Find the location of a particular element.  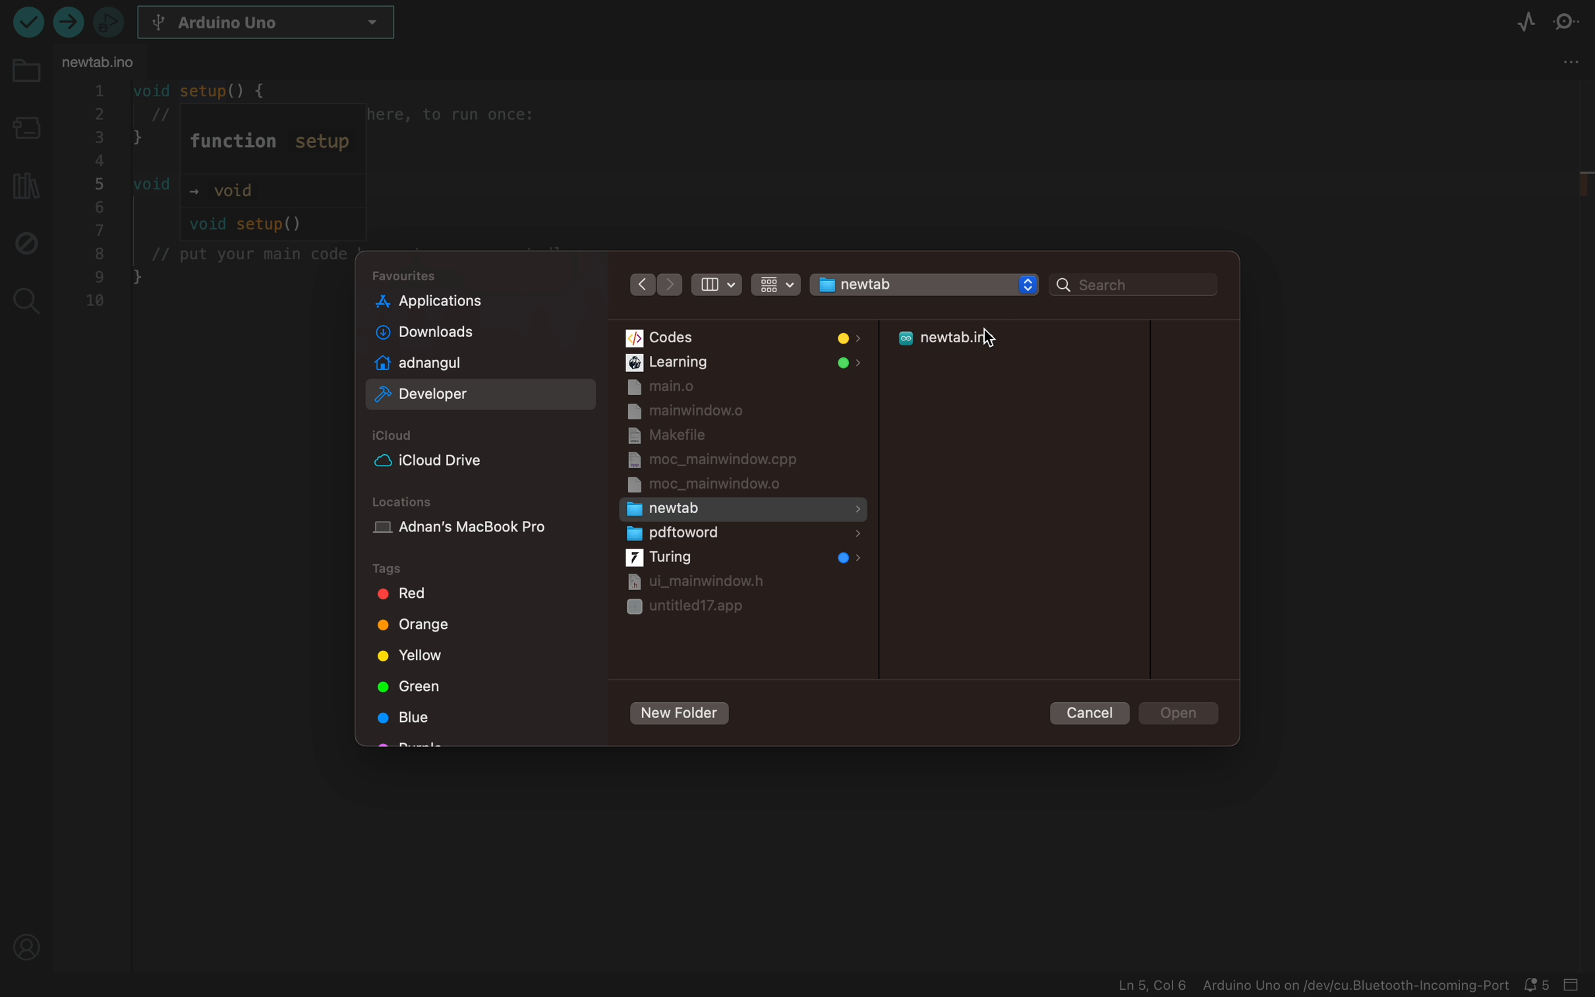

tags is located at coordinates (409, 685).